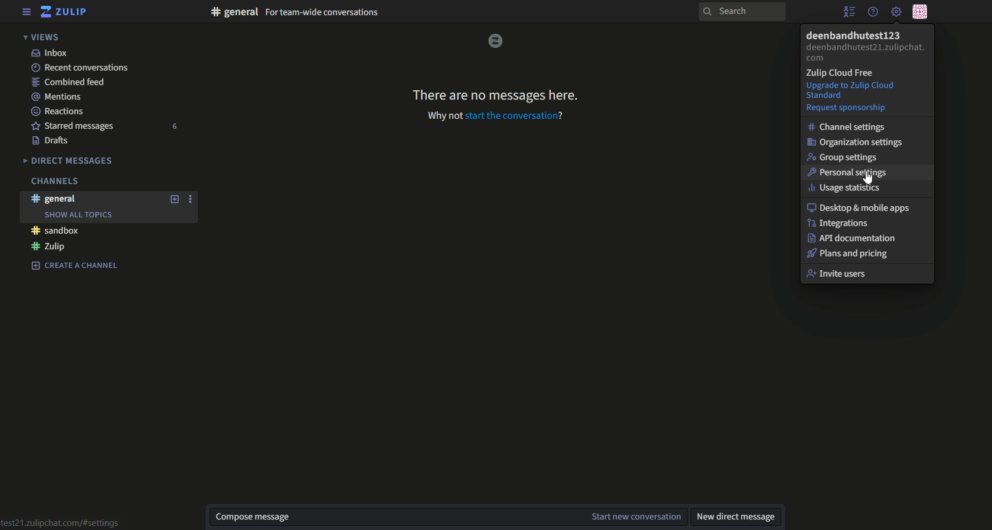  Describe the element at coordinates (735, 518) in the screenshot. I see `new direct message` at that location.